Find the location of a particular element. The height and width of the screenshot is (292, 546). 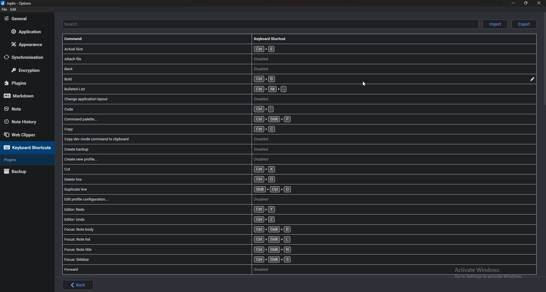

Minimize is located at coordinates (513, 4).